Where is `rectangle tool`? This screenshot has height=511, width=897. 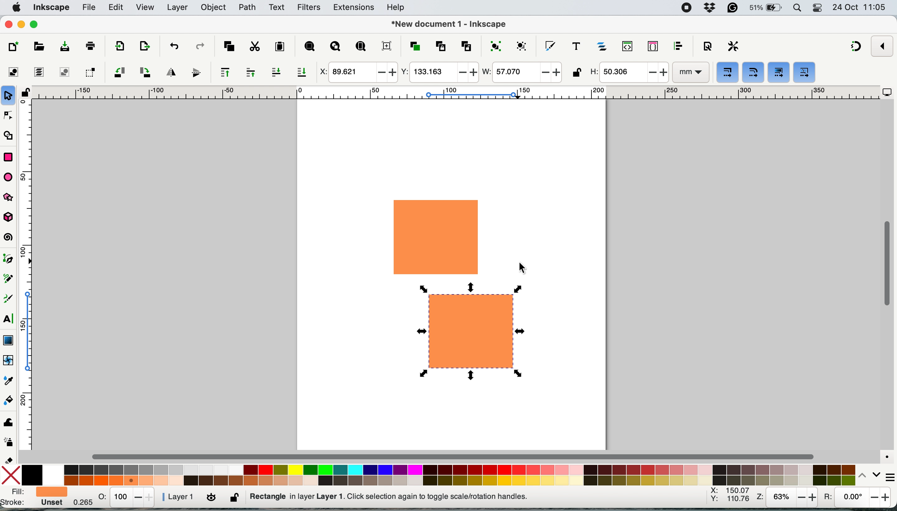
rectangle tool is located at coordinates (8, 156).